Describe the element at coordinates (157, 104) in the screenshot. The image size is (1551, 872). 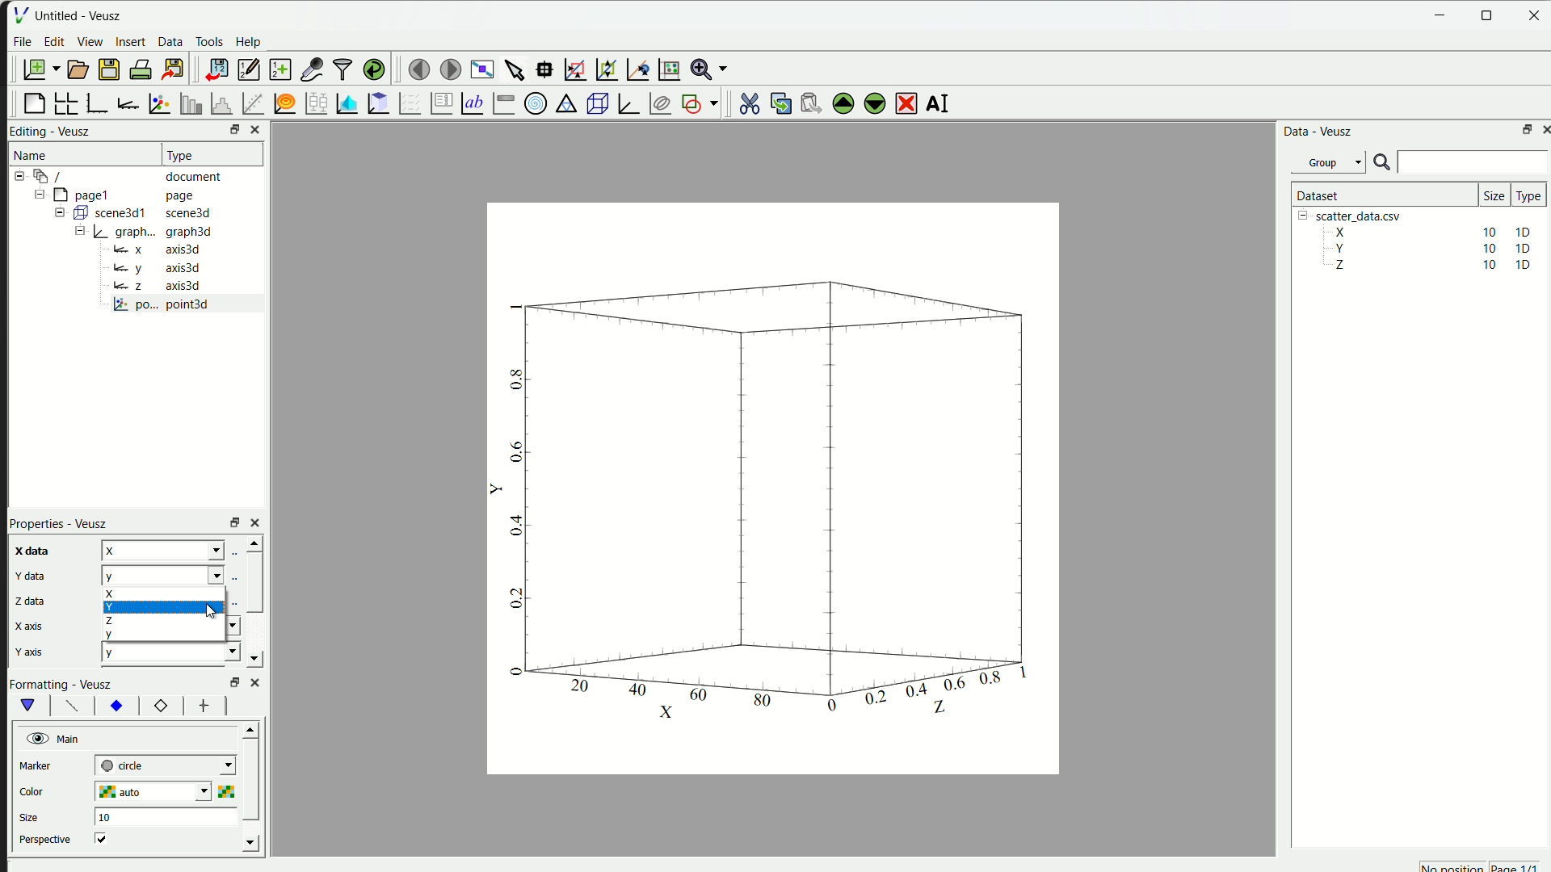
I see `plot points` at that location.